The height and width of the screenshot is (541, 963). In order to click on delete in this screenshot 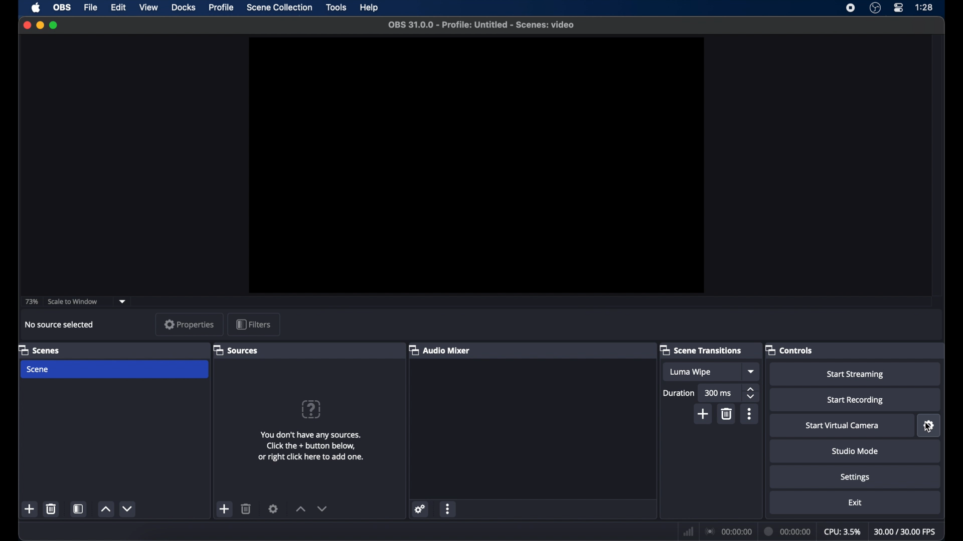, I will do `click(52, 509)`.